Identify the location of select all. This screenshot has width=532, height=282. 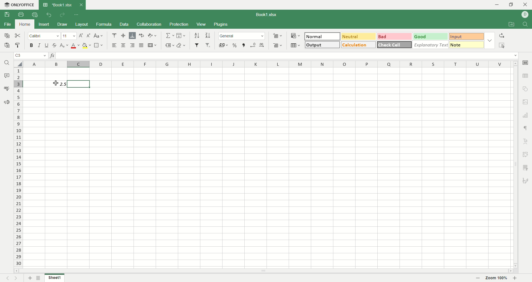
(18, 64).